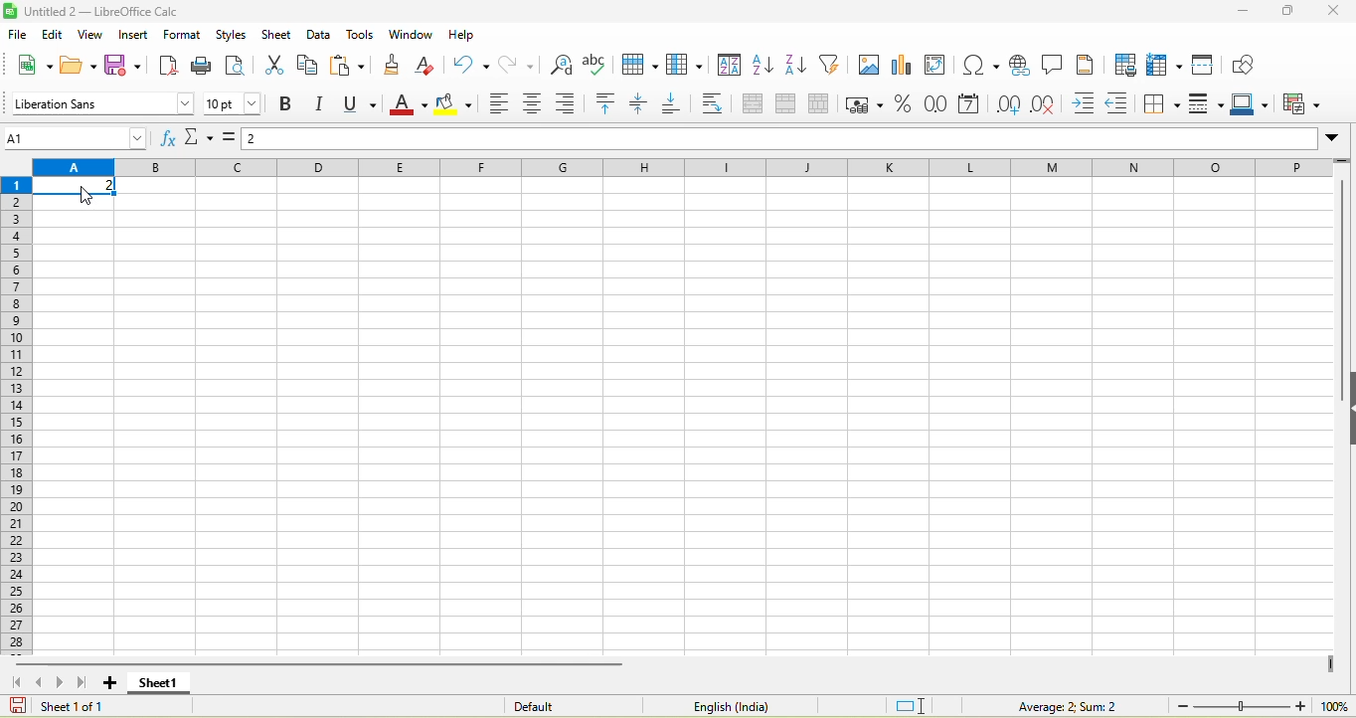 The height and width of the screenshot is (718, 1356). I want to click on sheet 1, so click(162, 682).